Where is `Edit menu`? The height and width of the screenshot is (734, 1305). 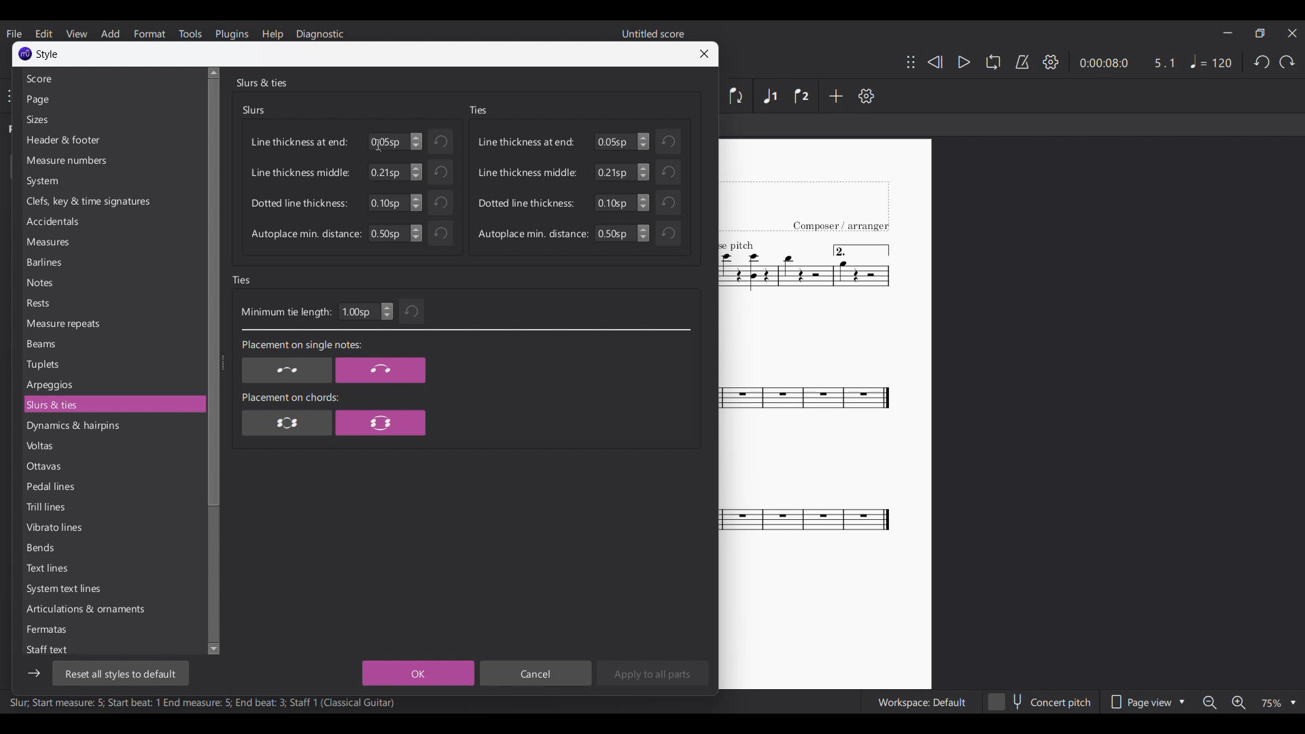
Edit menu is located at coordinates (43, 33).